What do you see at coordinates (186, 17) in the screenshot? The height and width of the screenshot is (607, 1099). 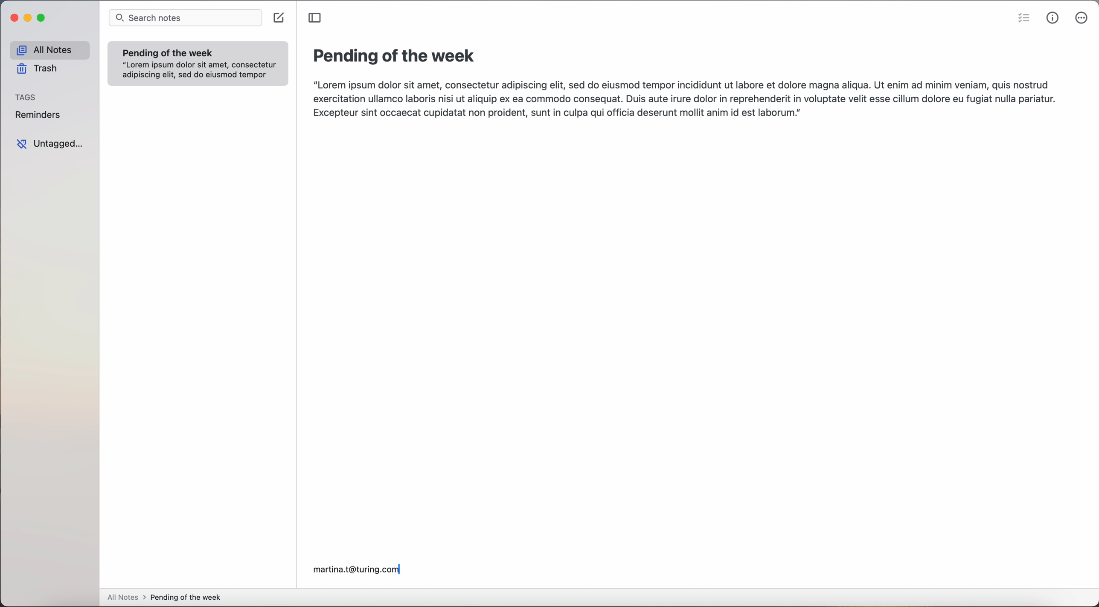 I see `search notes` at bounding box center [186, 17].